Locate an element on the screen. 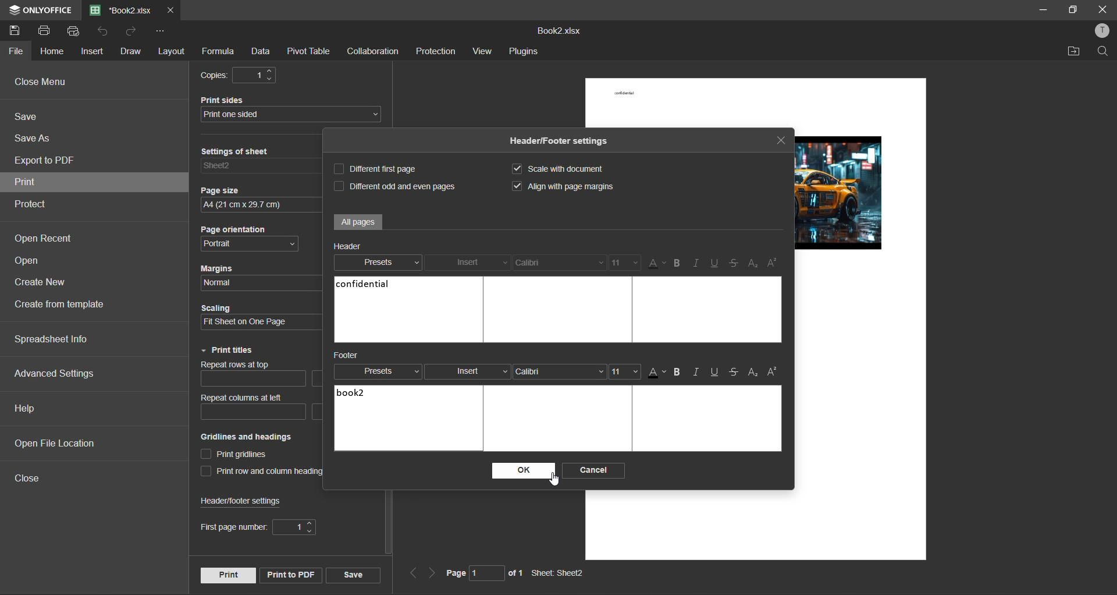  confidential is located at coordinates (362, 285).